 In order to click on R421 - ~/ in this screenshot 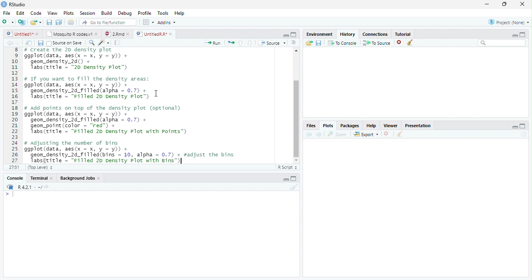, I will do `click(27, 187)`.